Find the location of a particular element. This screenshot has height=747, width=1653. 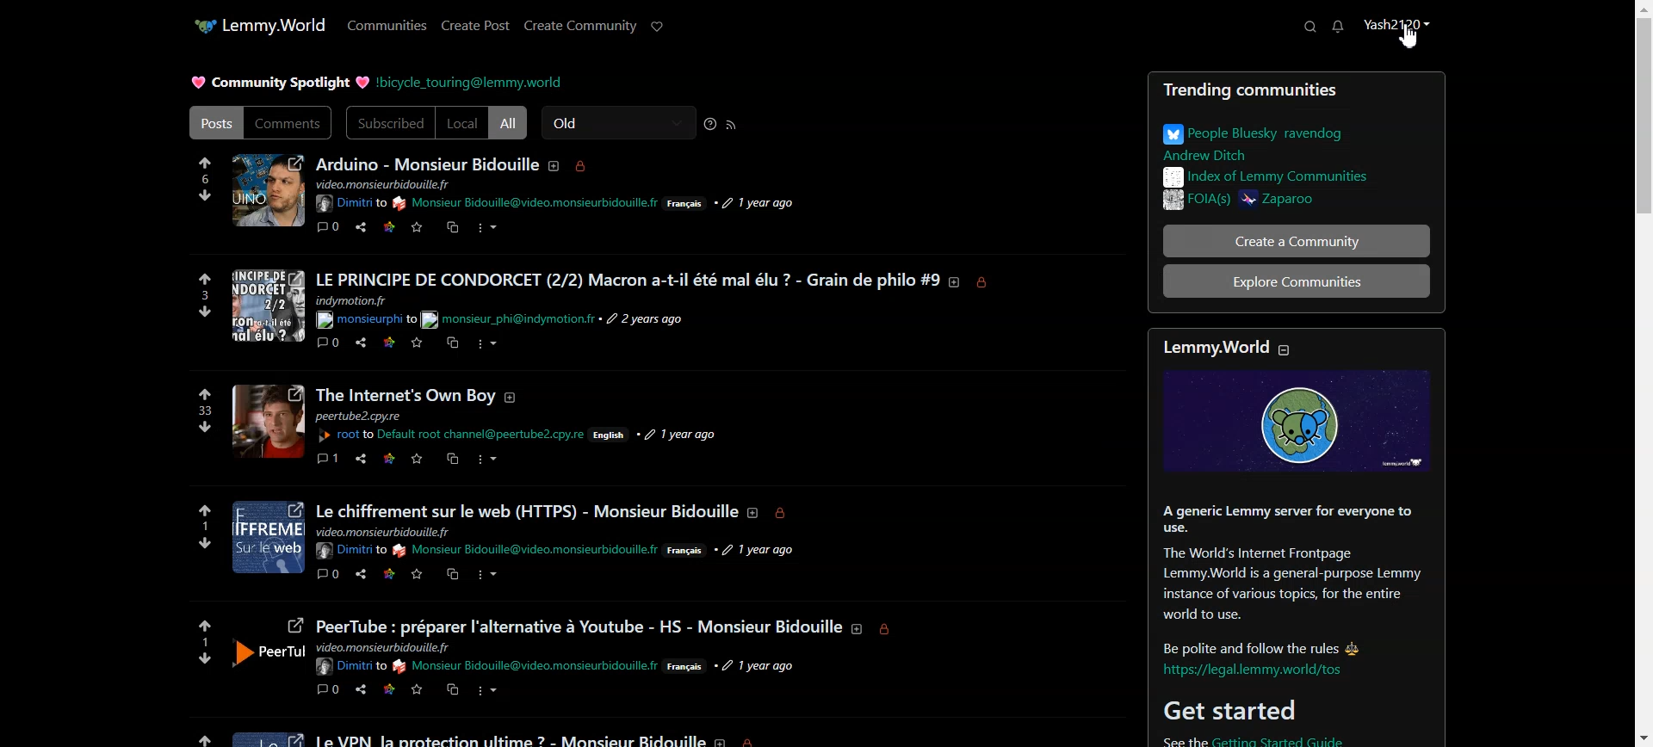

Communities is located at coordinates (387, 24).